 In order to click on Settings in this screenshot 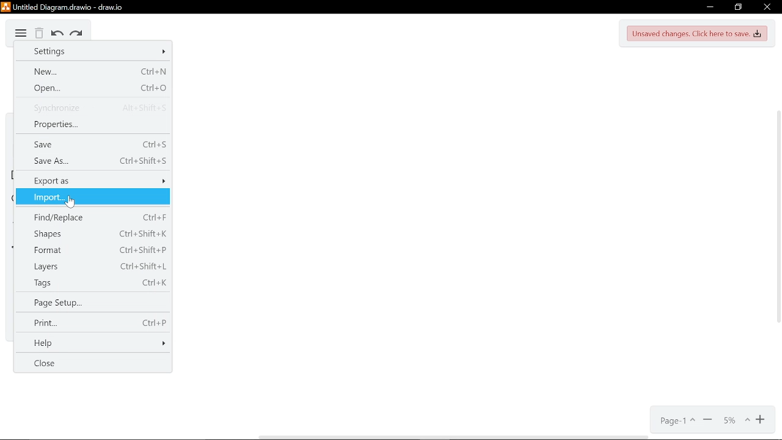, I will do `click(93, 51)`.